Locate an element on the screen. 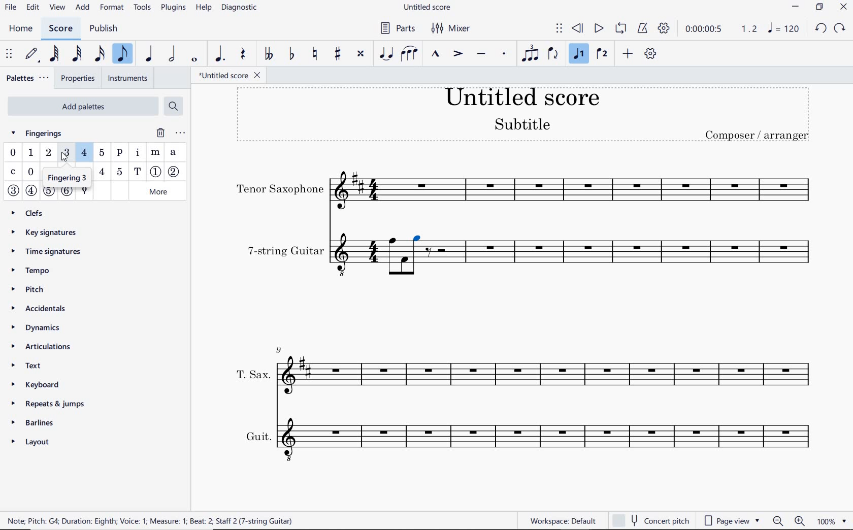 This screenshot has width=853, height=530. KEYBOARD is located at coordinates (47, 385).